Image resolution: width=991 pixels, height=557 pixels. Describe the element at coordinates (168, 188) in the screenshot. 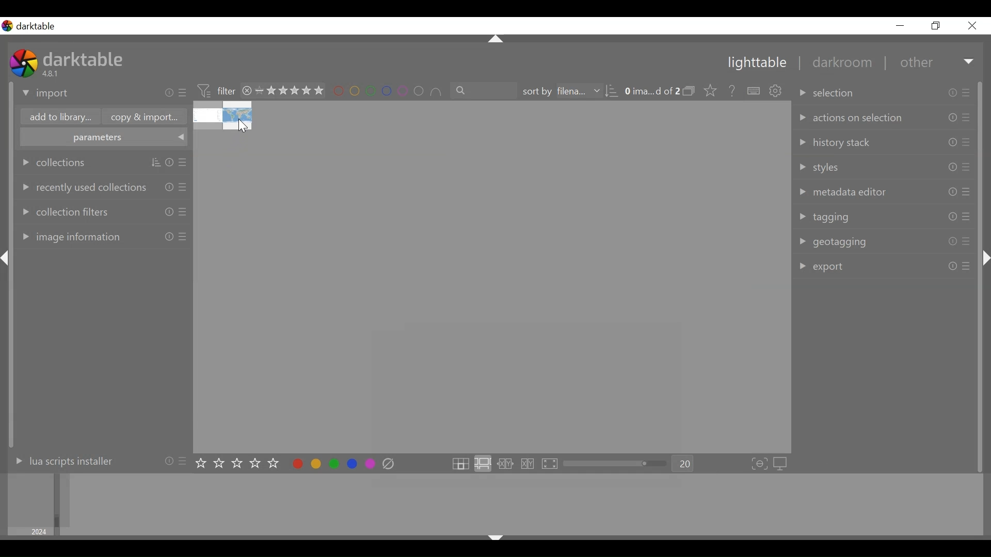

I see `` at that location.